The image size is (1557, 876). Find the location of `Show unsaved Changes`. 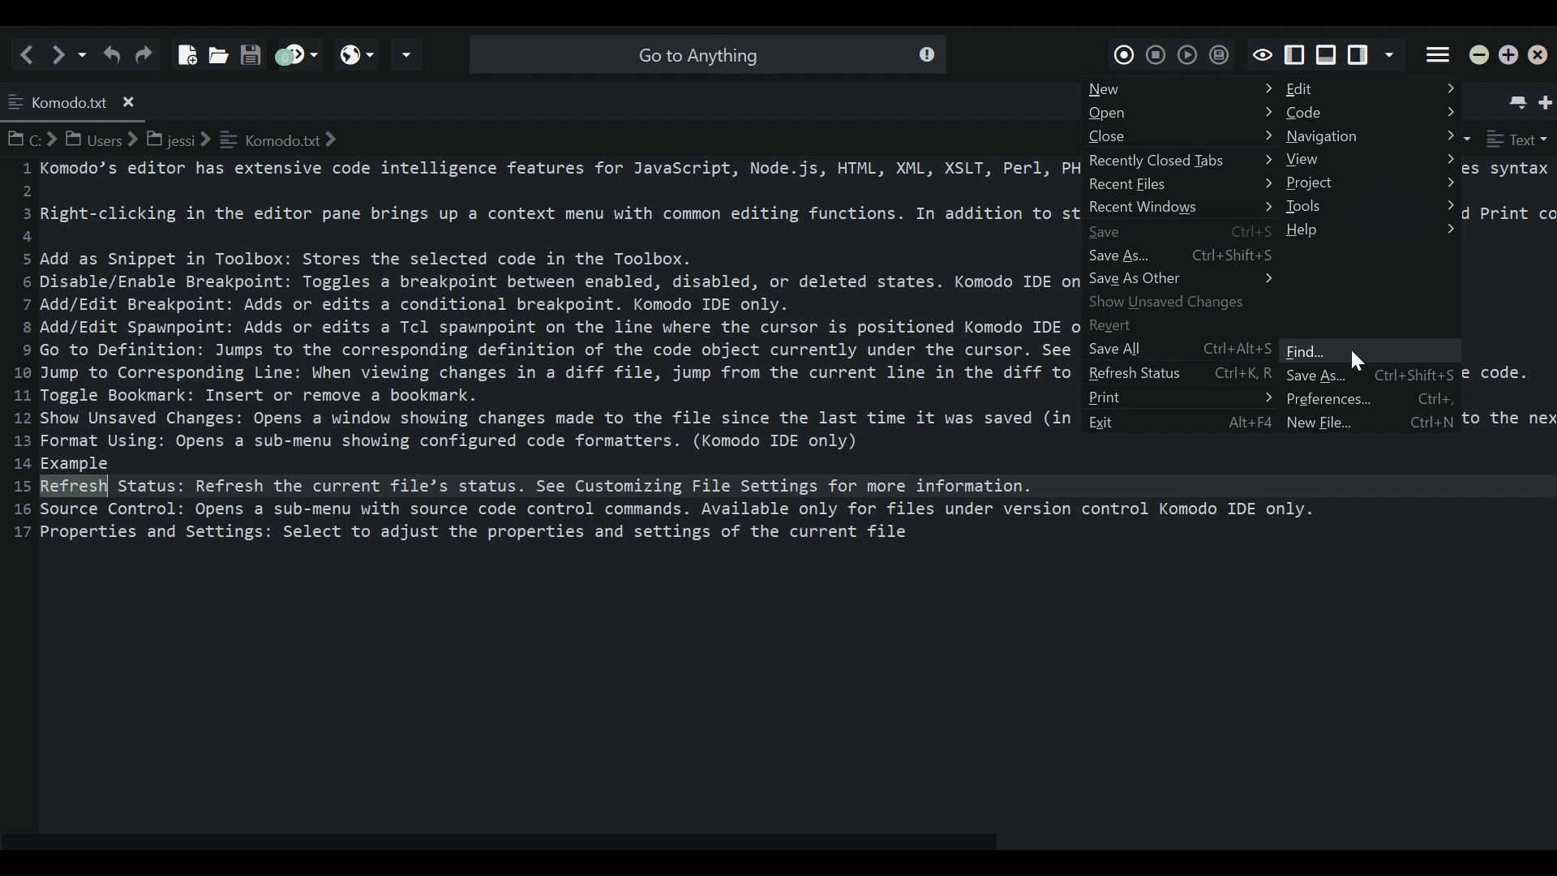

Show unsaved Changes is located at coordinates (1182, 301).